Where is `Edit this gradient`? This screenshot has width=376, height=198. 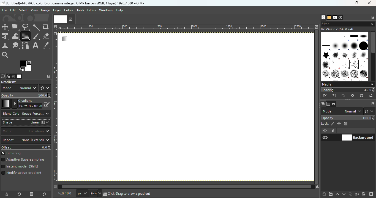
Edit this gradient is located at coordinates (47, 104).